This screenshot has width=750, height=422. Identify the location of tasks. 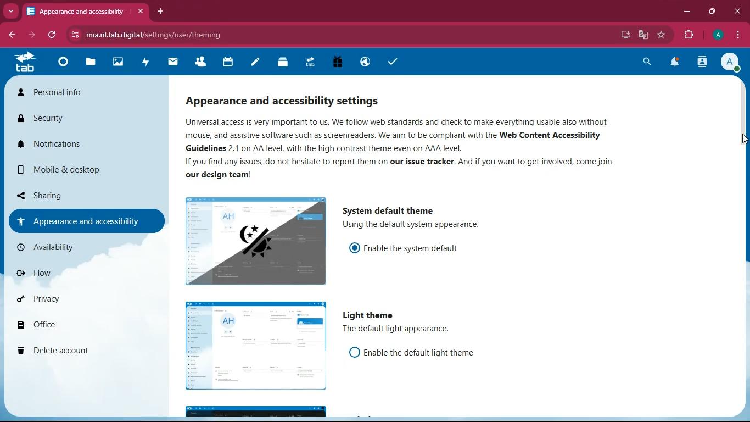
(395, 60).